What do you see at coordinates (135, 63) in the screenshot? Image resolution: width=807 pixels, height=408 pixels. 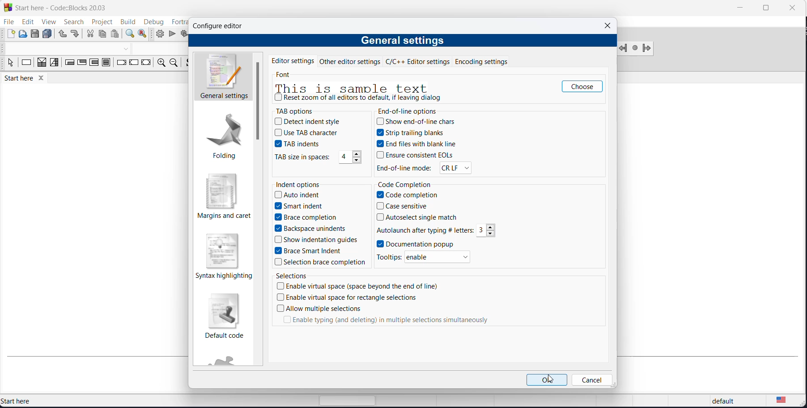 I see `continue instruction` at bounding box center [135, 63].